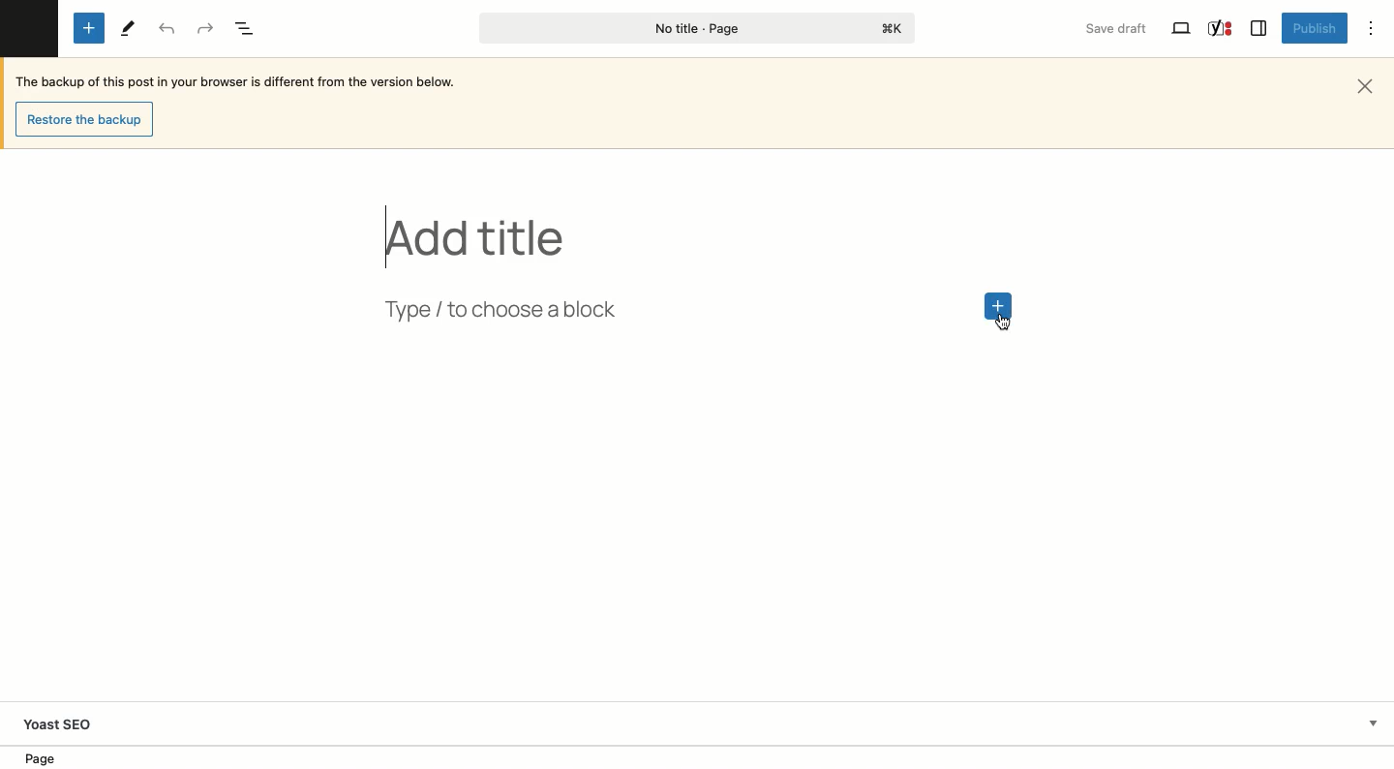  What do you see at coordinates (1179, 30) in the screenshot?
I see `View` at bounding box center [1179, 30].